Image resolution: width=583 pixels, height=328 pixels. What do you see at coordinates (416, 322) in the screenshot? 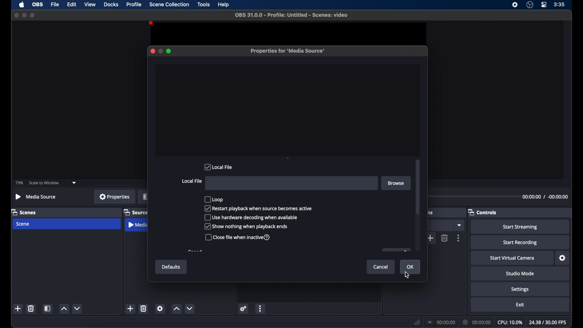
I see `network` at bounding box center [416, 322].